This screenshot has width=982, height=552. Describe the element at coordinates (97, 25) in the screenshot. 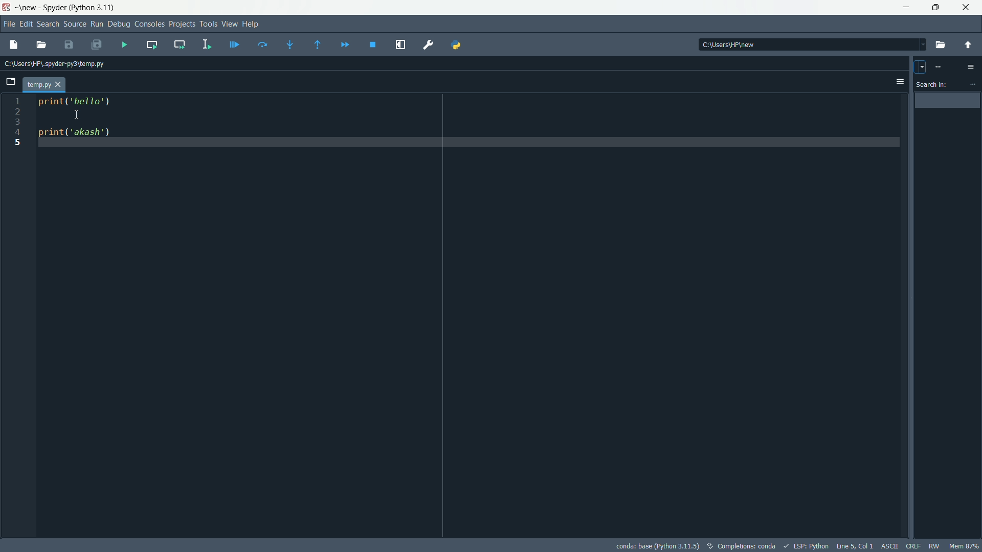

I see `run menu` at that location.